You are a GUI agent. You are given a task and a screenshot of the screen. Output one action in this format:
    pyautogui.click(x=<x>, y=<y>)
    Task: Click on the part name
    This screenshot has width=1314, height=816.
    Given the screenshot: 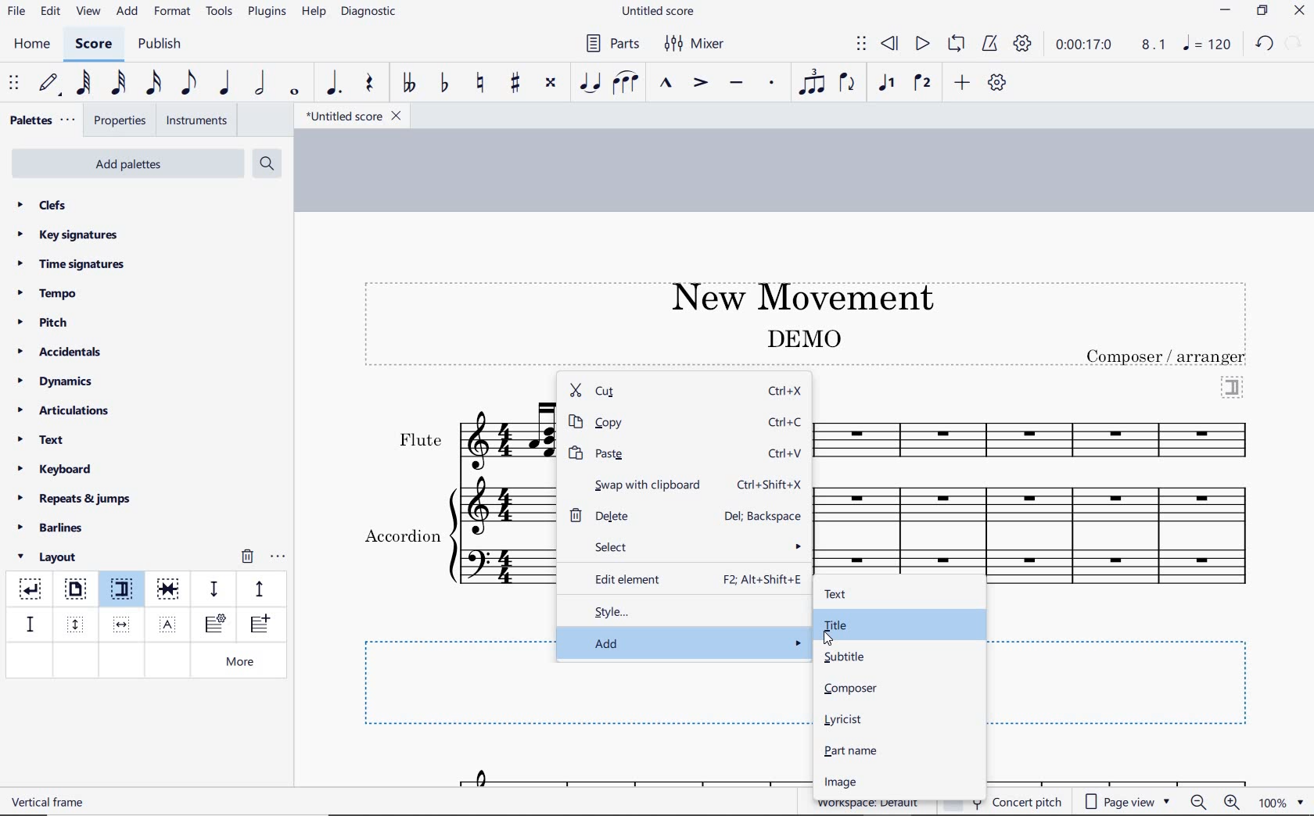 What is the action you would take?
    pyautogui.click(x=853, y=750)
    